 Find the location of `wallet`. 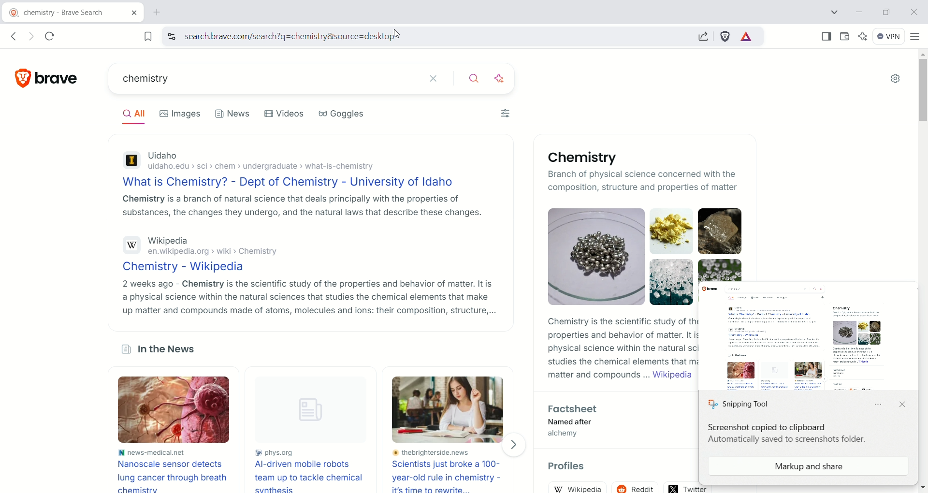

wallet is located at coordinates (843, 35).